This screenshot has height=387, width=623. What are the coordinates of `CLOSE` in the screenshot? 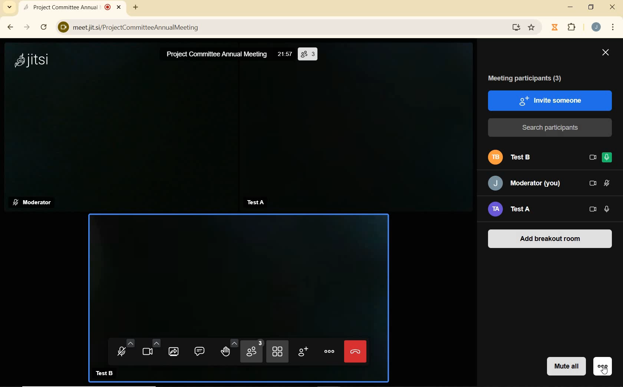 It's located at (613, 7).